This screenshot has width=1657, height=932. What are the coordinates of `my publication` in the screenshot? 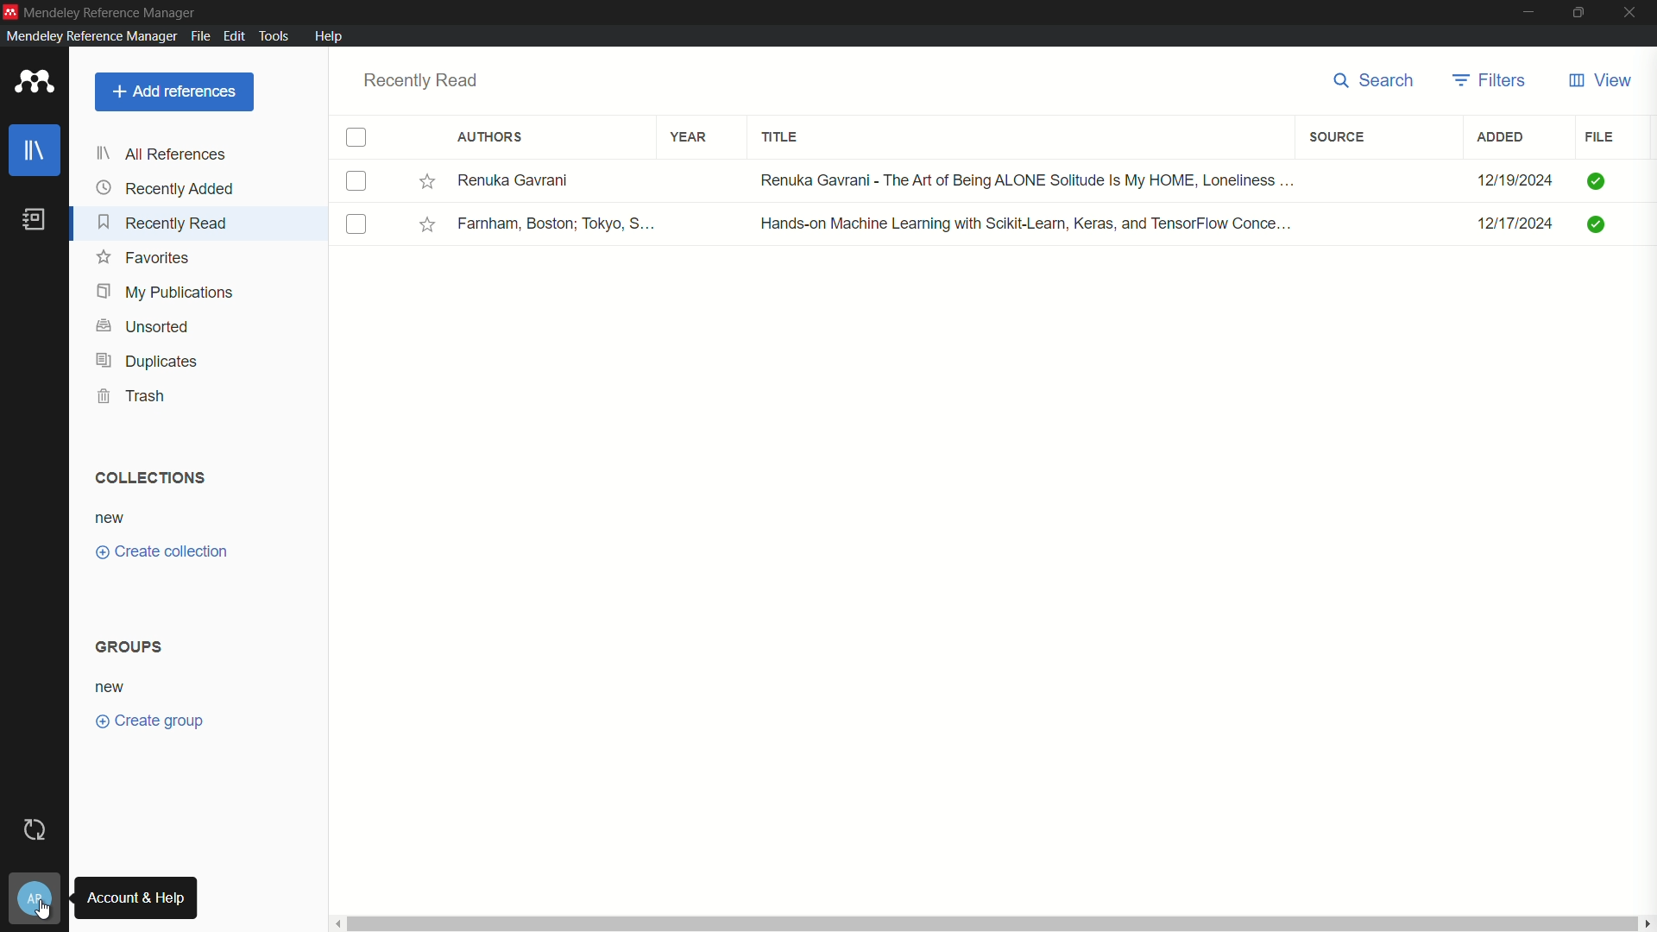 It's located at (161, 291).